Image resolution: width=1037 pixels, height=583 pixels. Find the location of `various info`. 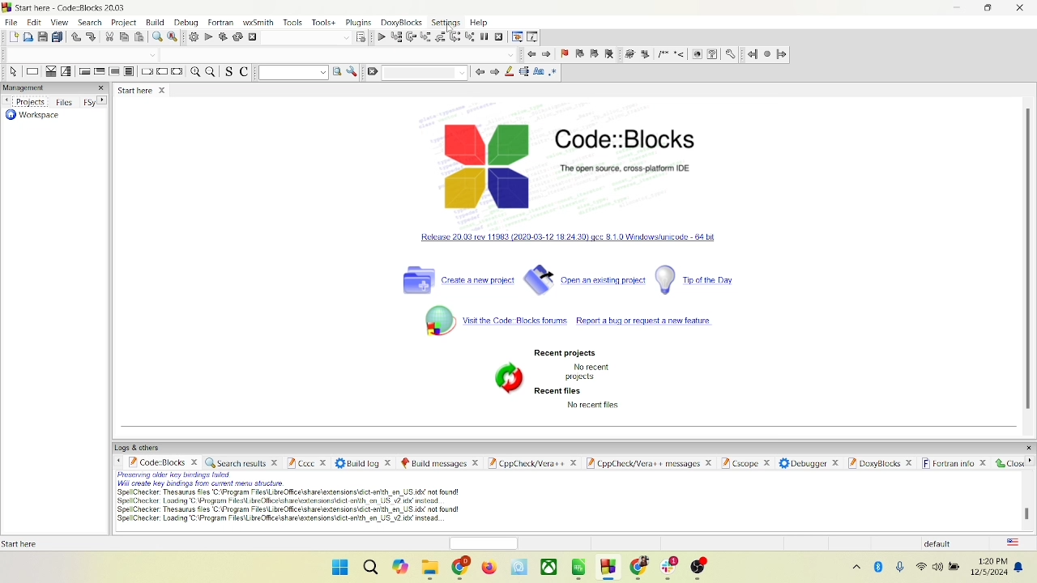

various info is located at coordinates (533, 36).